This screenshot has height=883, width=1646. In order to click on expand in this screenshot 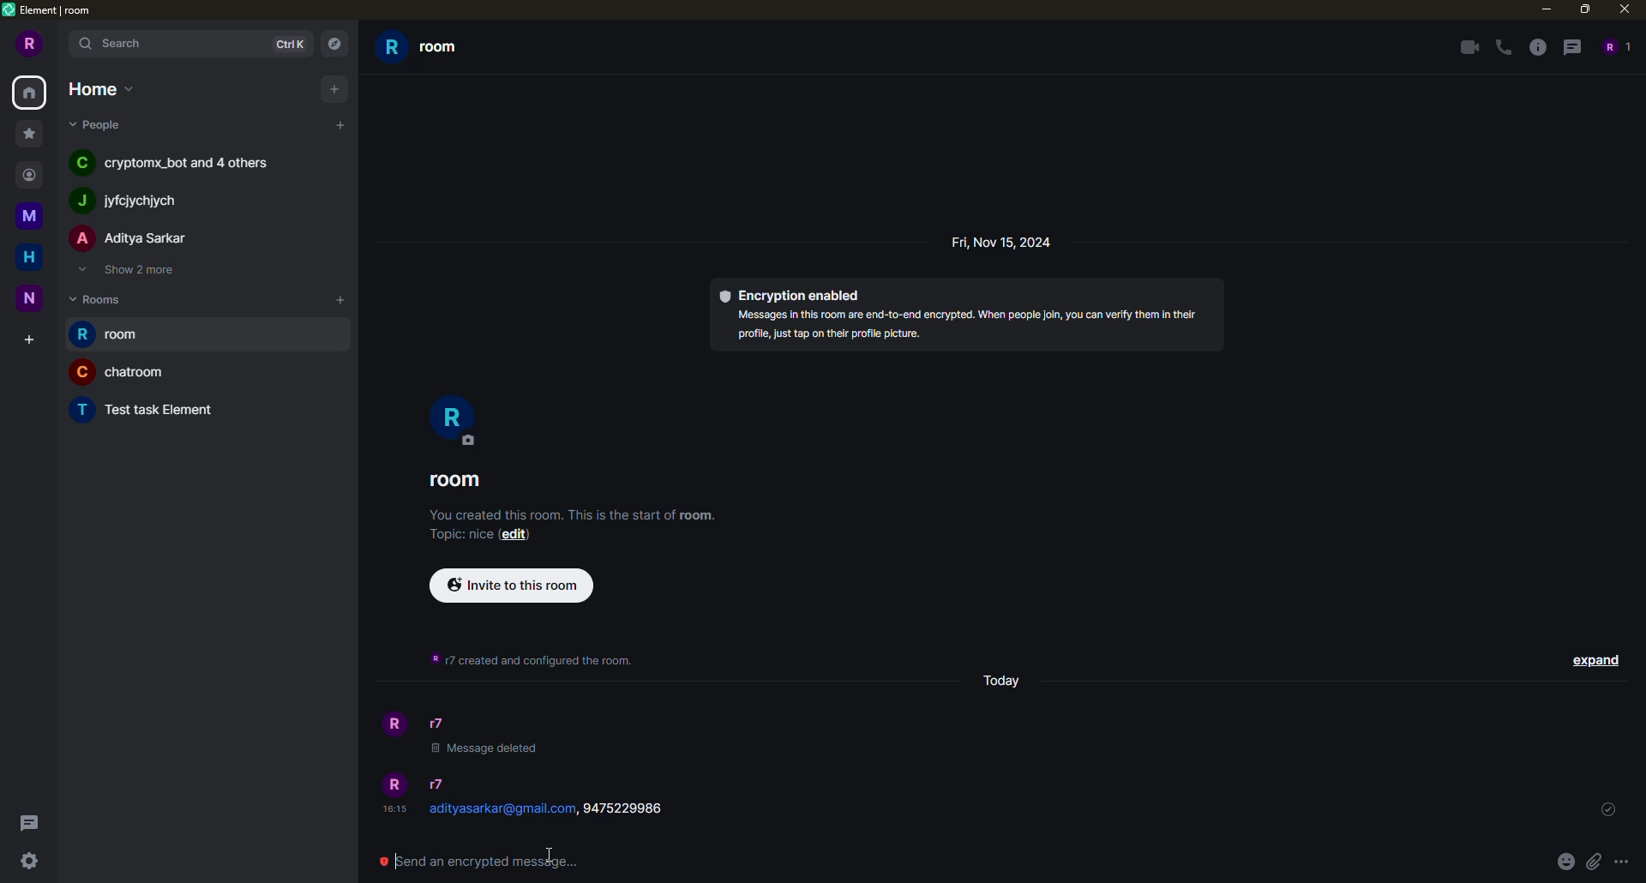, I will do `click(1595, 658)`.